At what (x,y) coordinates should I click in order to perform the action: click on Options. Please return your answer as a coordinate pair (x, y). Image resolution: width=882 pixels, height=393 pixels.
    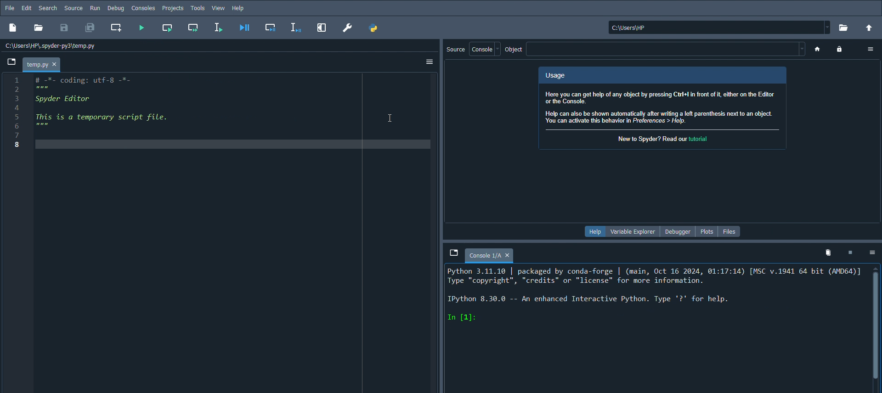
    Looking at the image, I should click on (429, 62).